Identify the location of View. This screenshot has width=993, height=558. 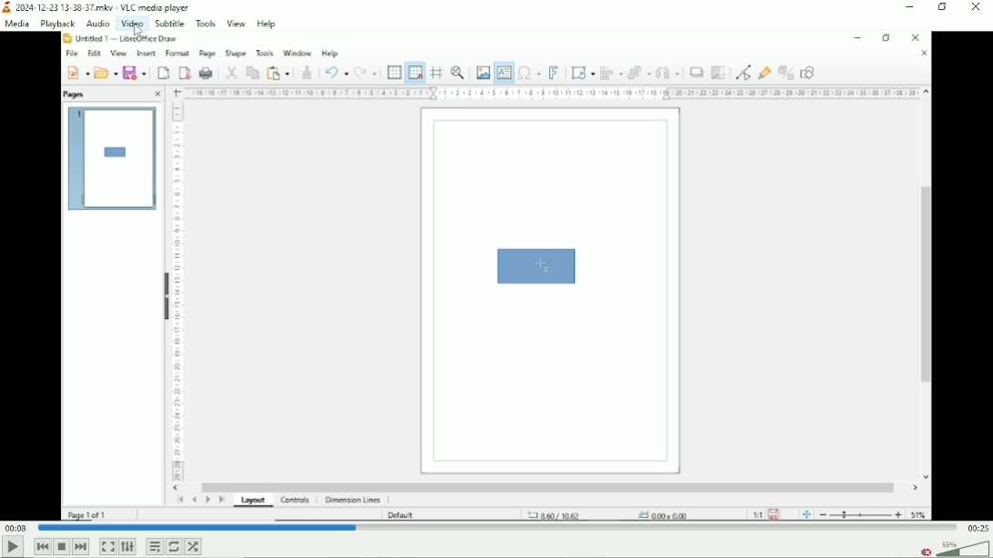
(236, 24).